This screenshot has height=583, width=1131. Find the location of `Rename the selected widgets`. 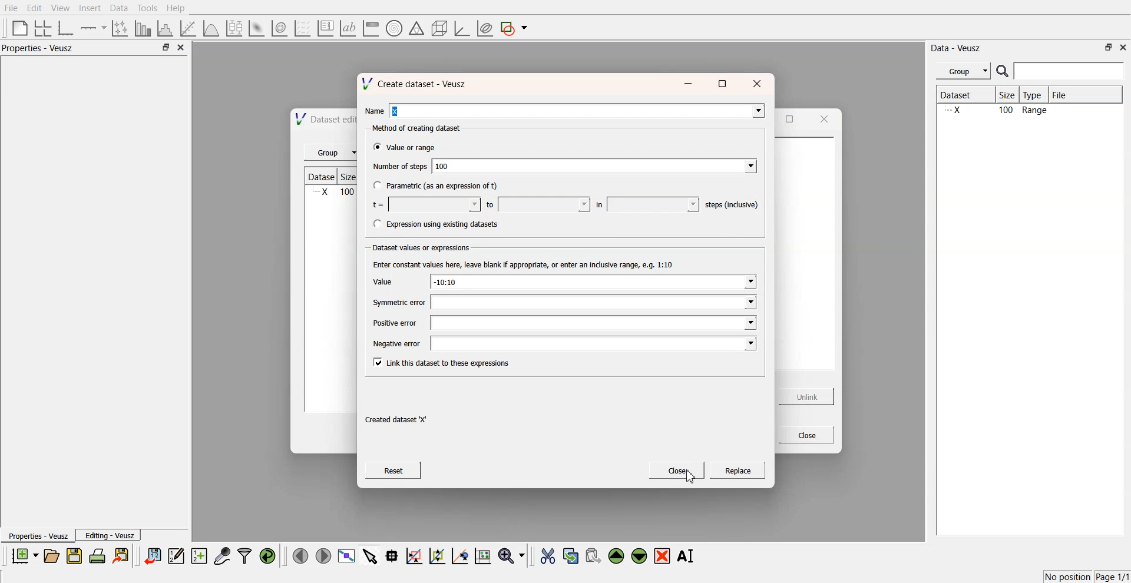

Rename the selected widgets is located at coordinates (688, 556).